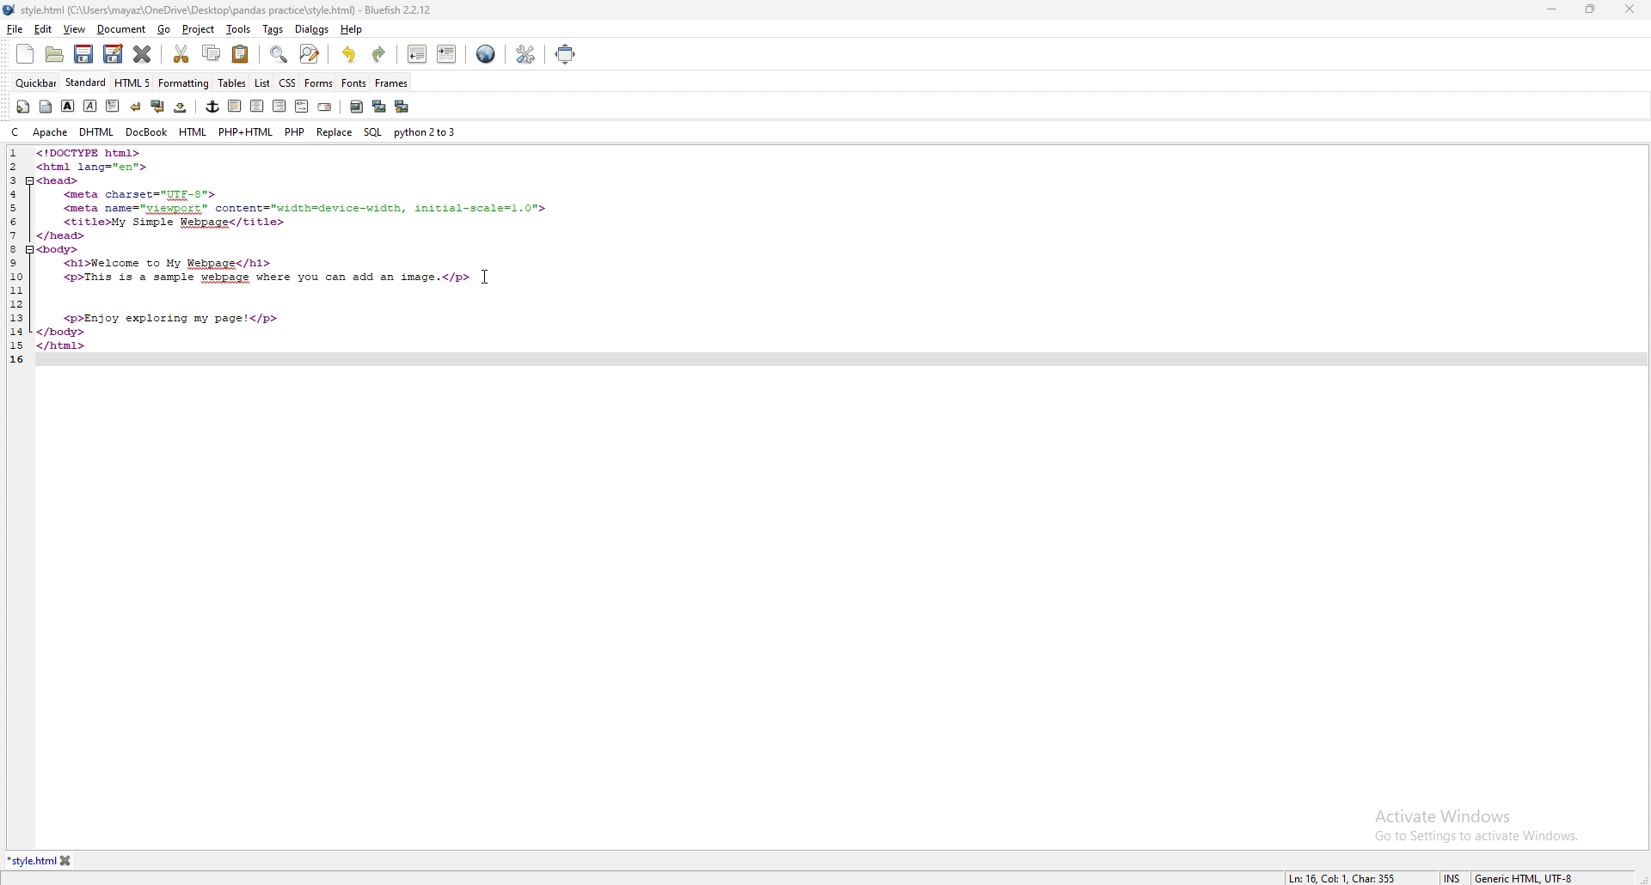 This screenshot has height=885, width=1651. Describe the element at coordinates (84, 54) in the screenshot. I see `save` at that location.